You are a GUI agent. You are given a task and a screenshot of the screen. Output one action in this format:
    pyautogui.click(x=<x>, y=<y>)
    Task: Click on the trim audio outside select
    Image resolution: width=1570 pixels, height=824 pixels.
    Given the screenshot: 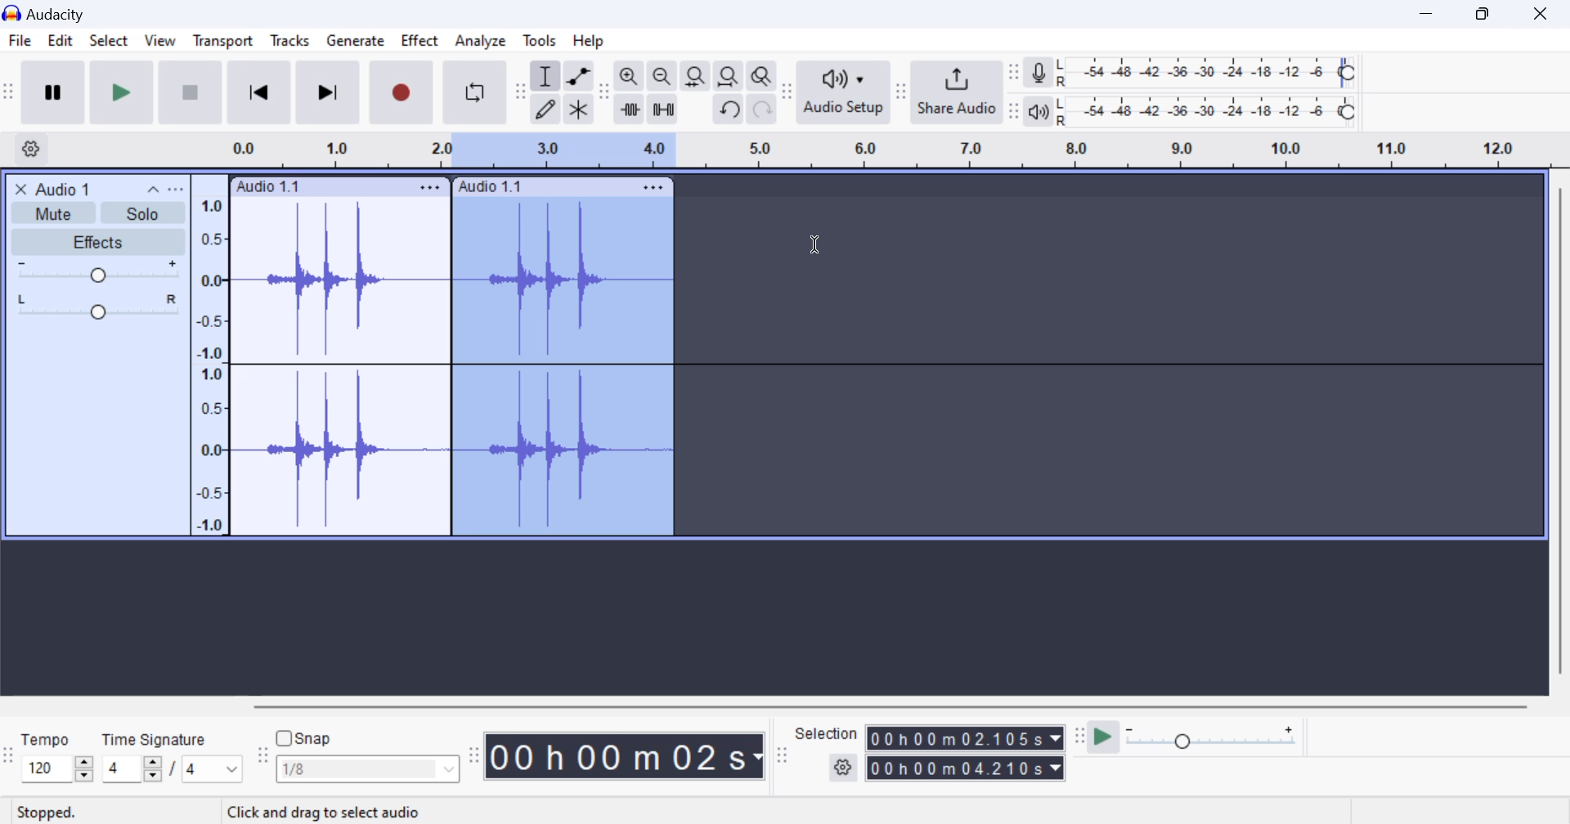 What is the action you would take?
    pyautogui.click(x=630, y=109)
    